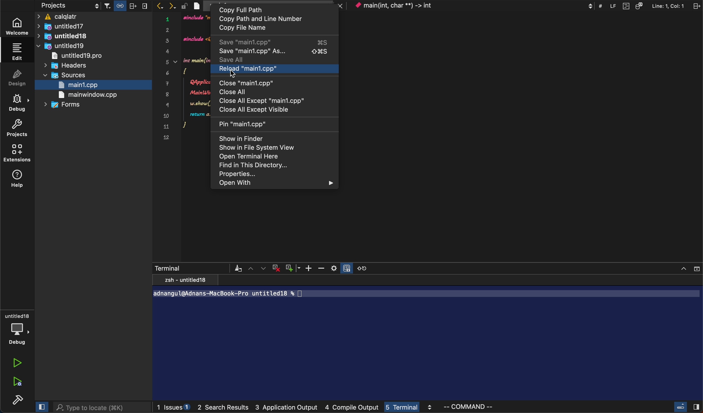 Image resolution: width=703 pixels, height=413 pixels. I want to click on save as, so click(273, 51).